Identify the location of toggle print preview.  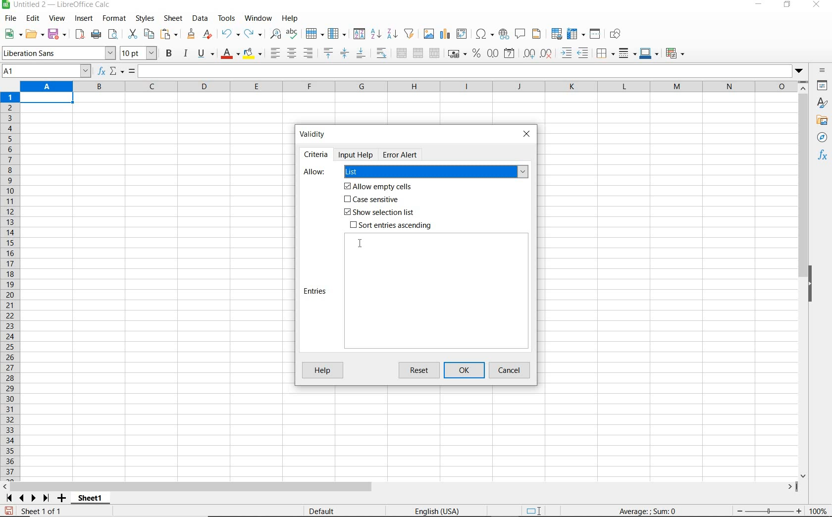
(114, 35).